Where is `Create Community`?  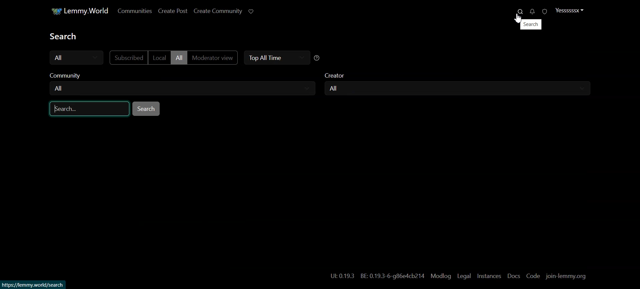
Create Community is located at coordinates (218, 10).